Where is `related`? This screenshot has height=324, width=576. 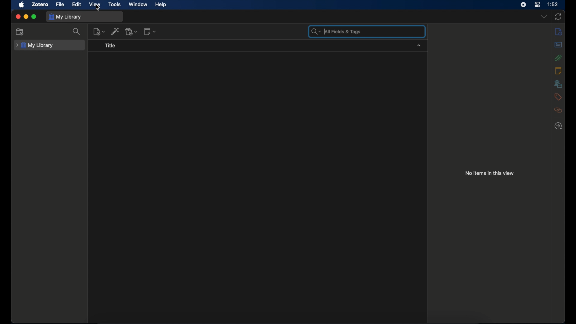 related is located at coordinates (558, 110).